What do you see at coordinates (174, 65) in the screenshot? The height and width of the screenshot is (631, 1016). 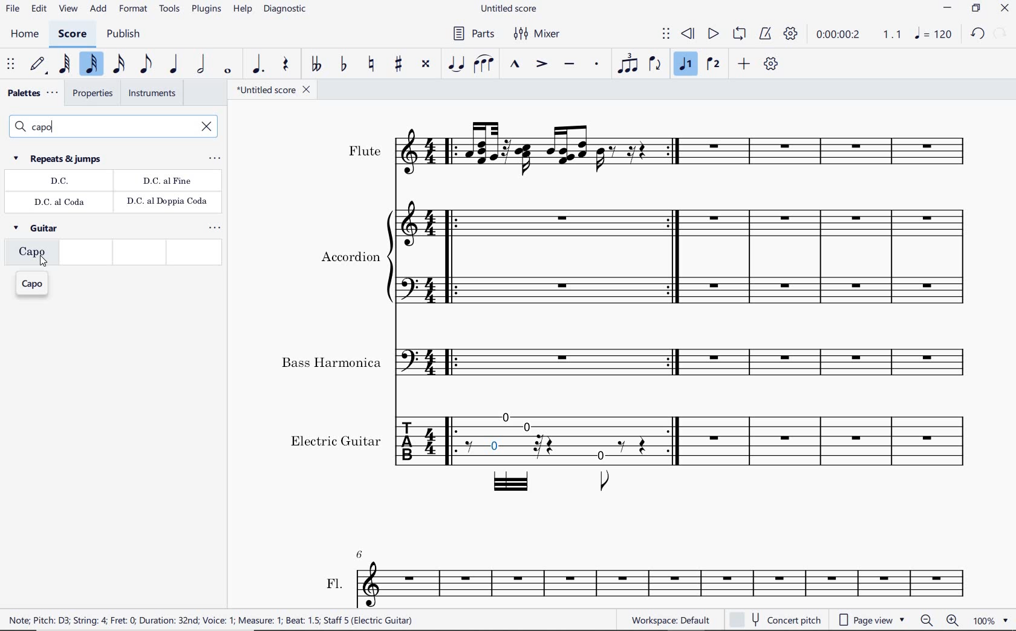 I see `quarter note` at bounding box center [174, 65].